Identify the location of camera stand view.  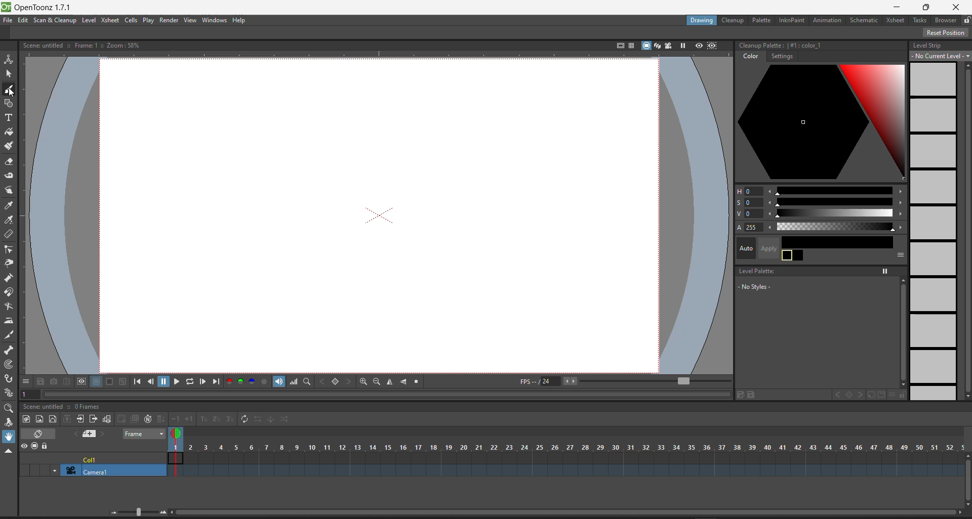
(643, 45).